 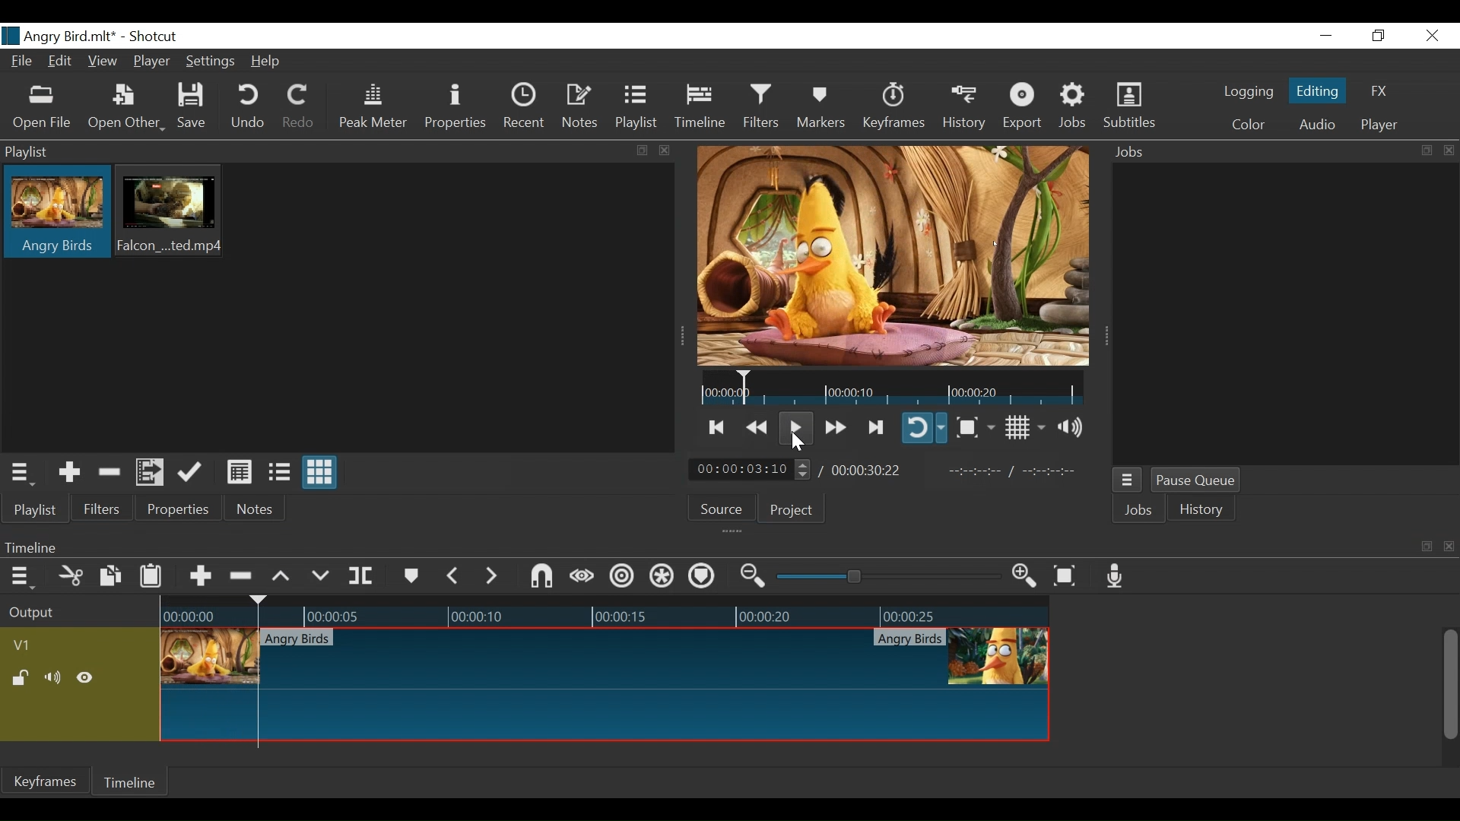 What do you see at coordinates (1376, 36) in the screenshot?
I see `Restore` at bounding box center [1376, 36].